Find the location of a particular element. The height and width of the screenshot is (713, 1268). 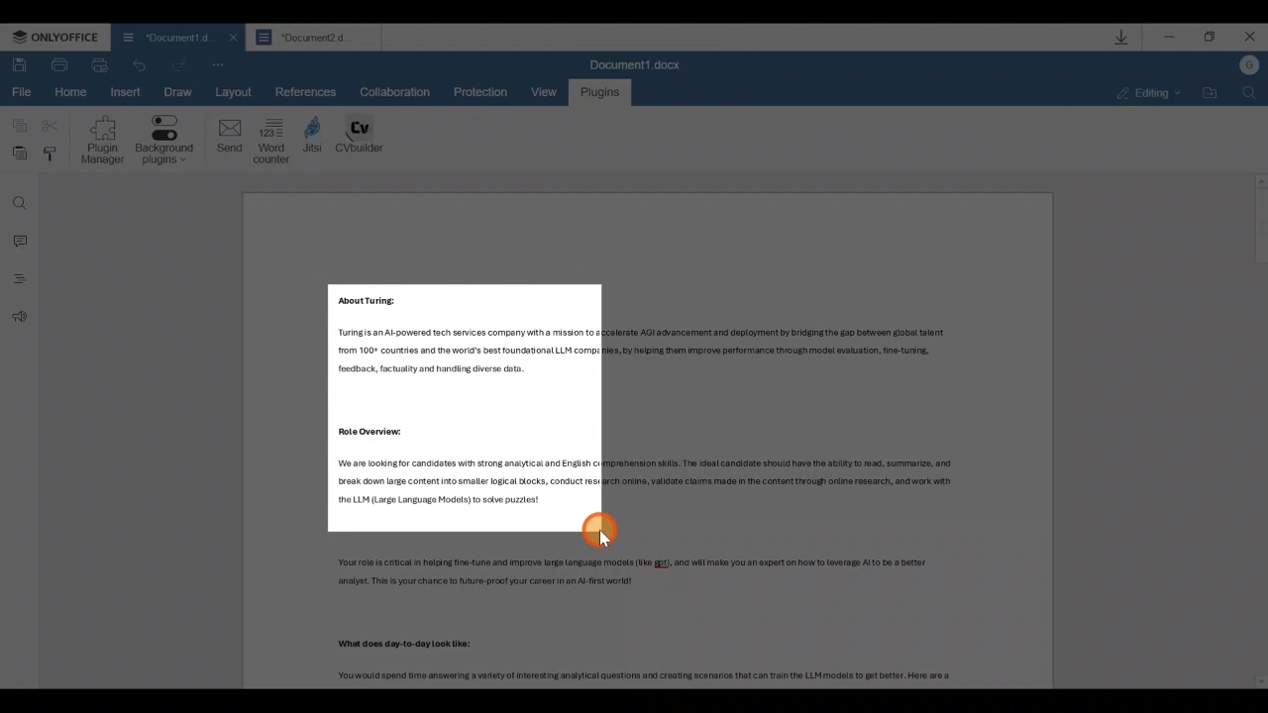

Background plugins is located at coordinates (164, 143).